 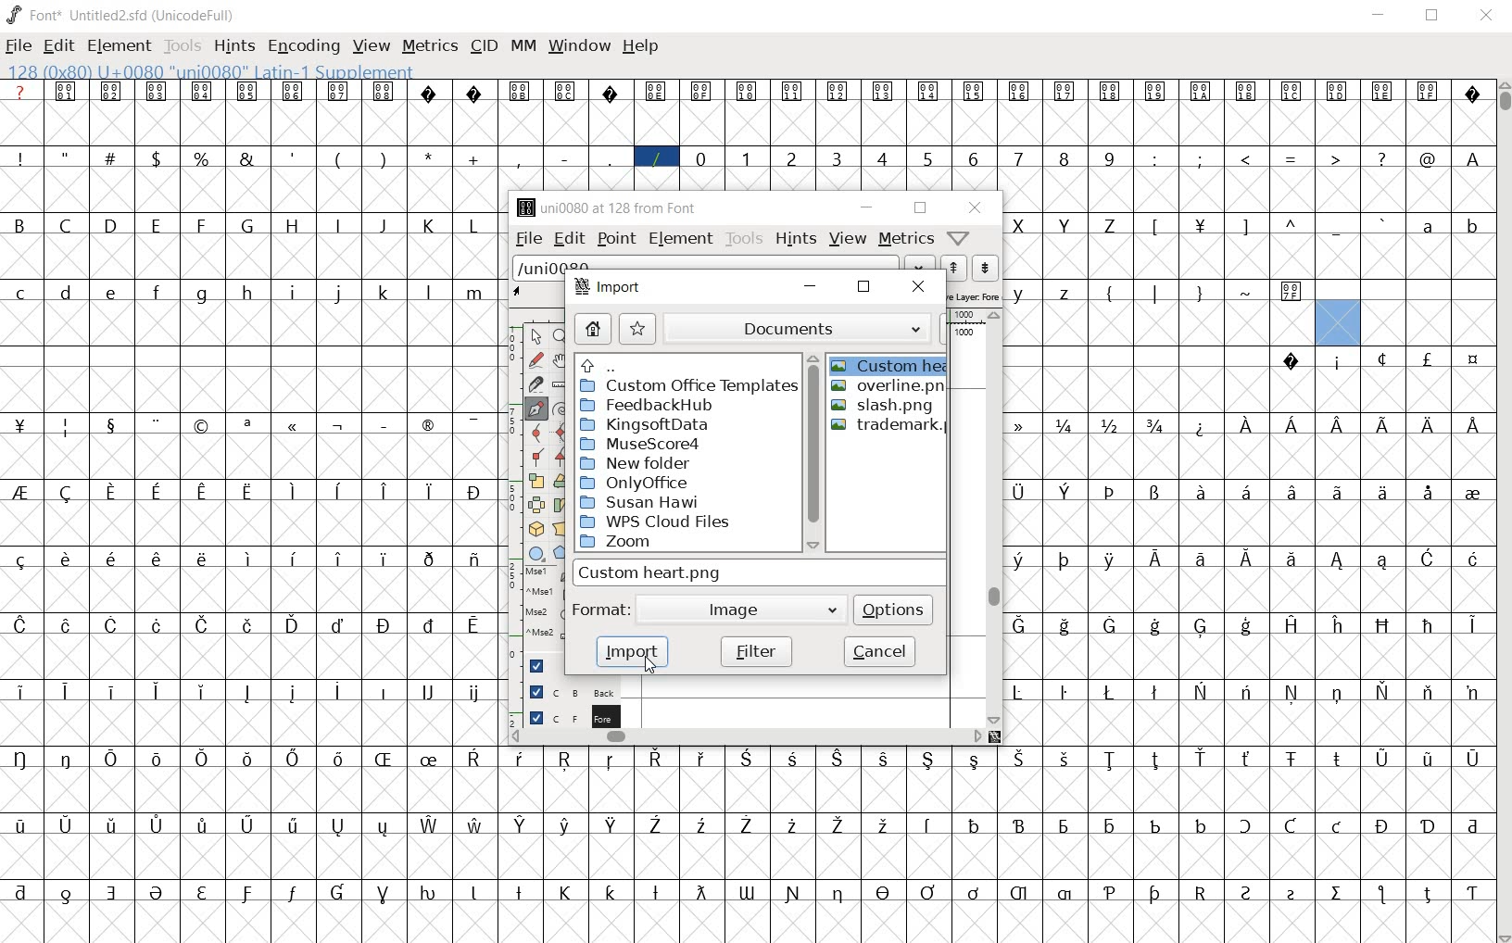 I want to click on glyph, so click(x=476, y=824).